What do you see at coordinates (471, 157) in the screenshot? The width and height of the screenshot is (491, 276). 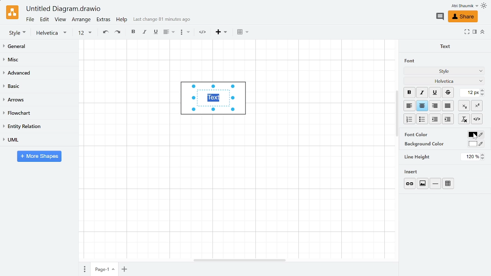 I see `Current line height` at bounding box center [471, 157].